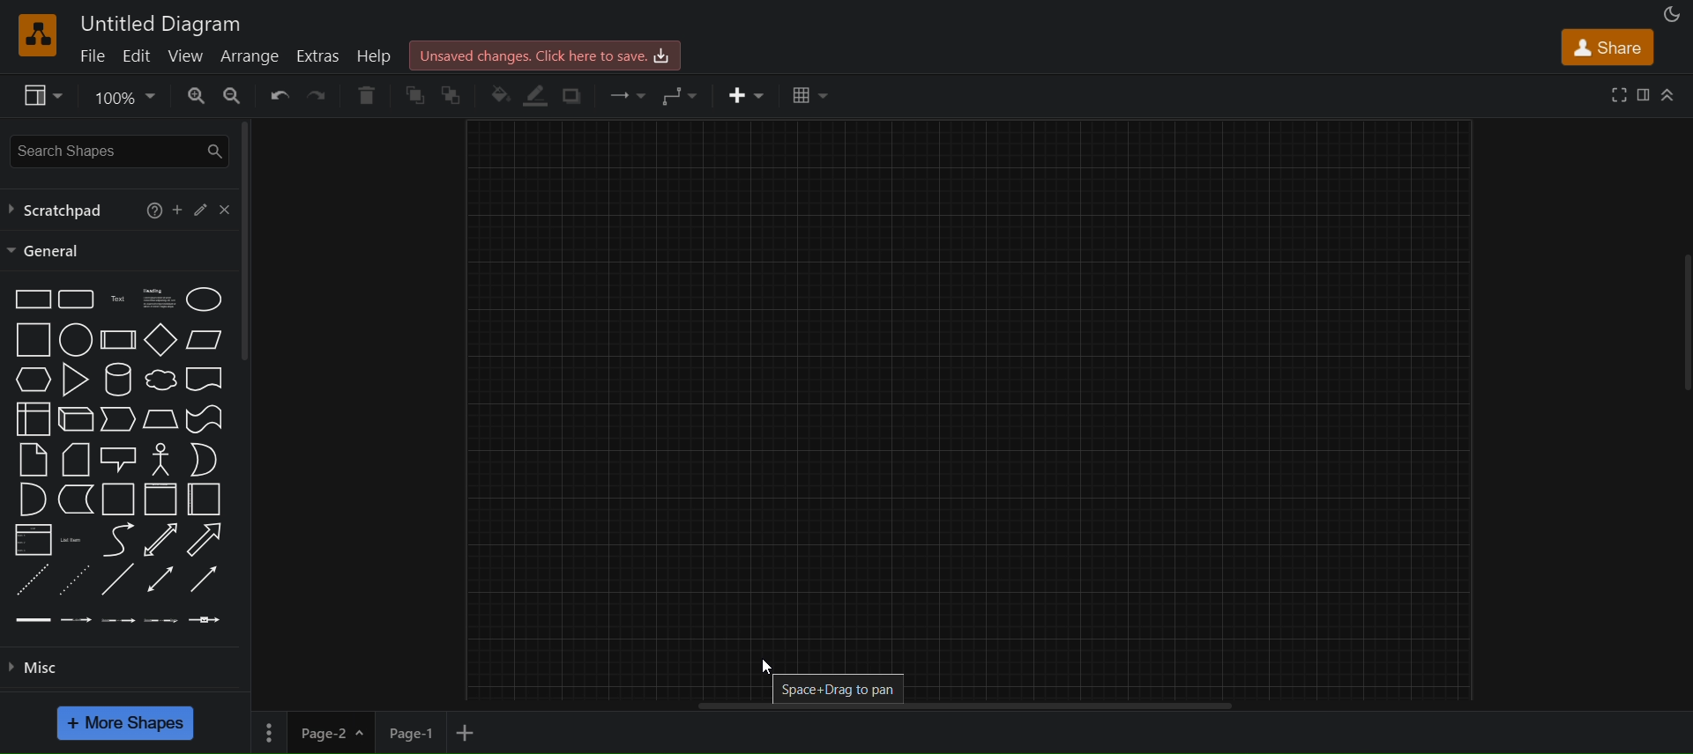 The height and width of the screenshot is (754, 1693). What do you see at coordinates (166, 26) in the screenshot?
I see `utitled diagram` at bounding box center [166, 26].